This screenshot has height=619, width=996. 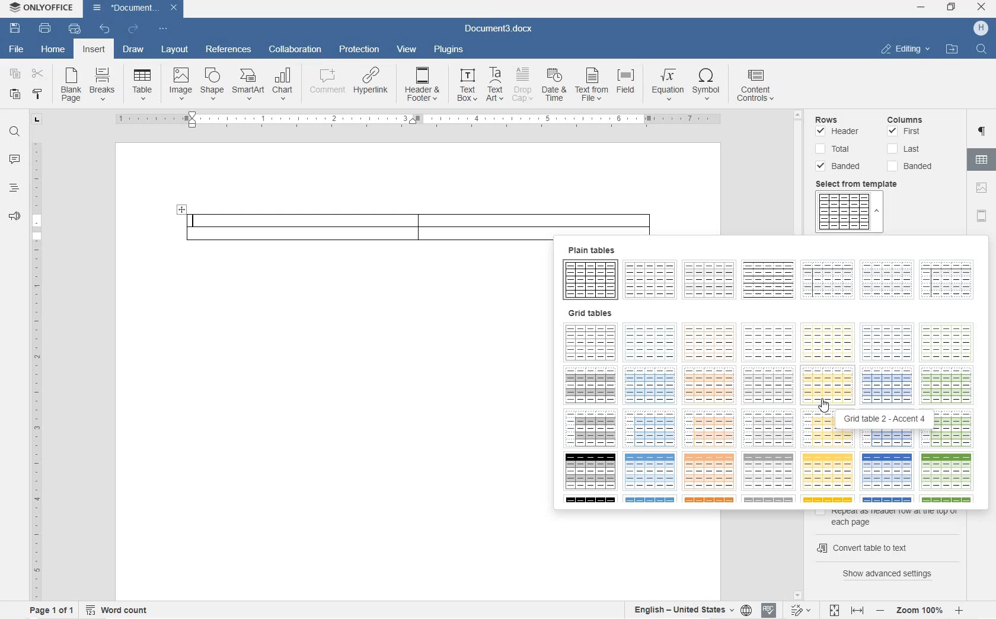 I want to click on REFERENCES, so click(x=228, y=50).